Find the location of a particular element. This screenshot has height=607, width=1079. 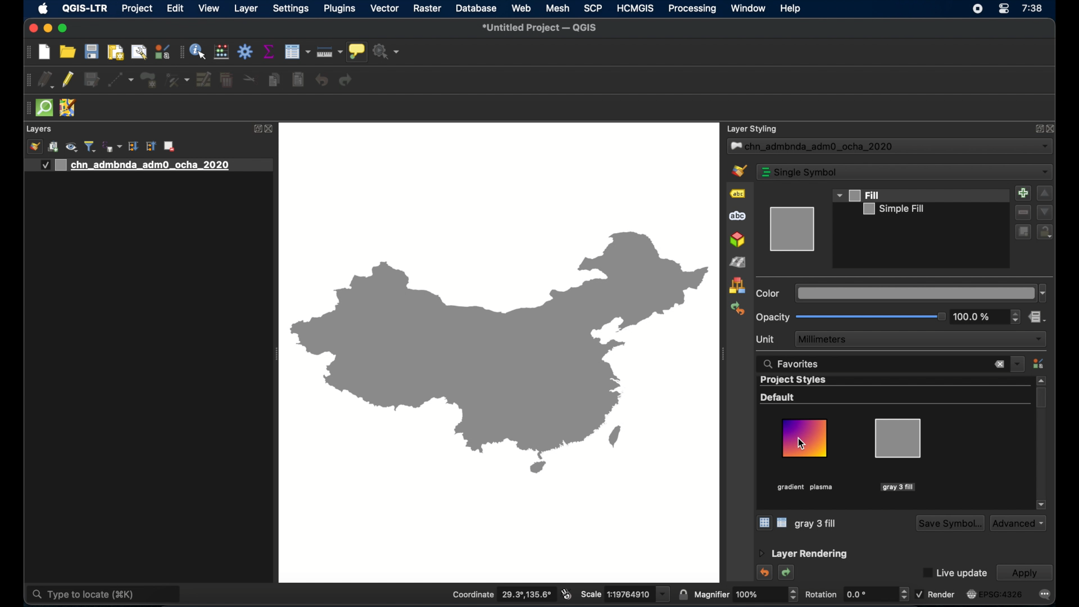

gray 3 fill is located at coordinates (897, 455).